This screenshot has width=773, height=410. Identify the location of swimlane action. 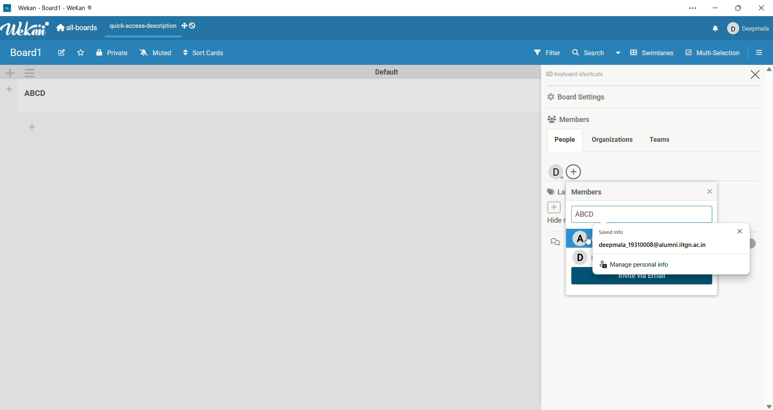
(33, 74).